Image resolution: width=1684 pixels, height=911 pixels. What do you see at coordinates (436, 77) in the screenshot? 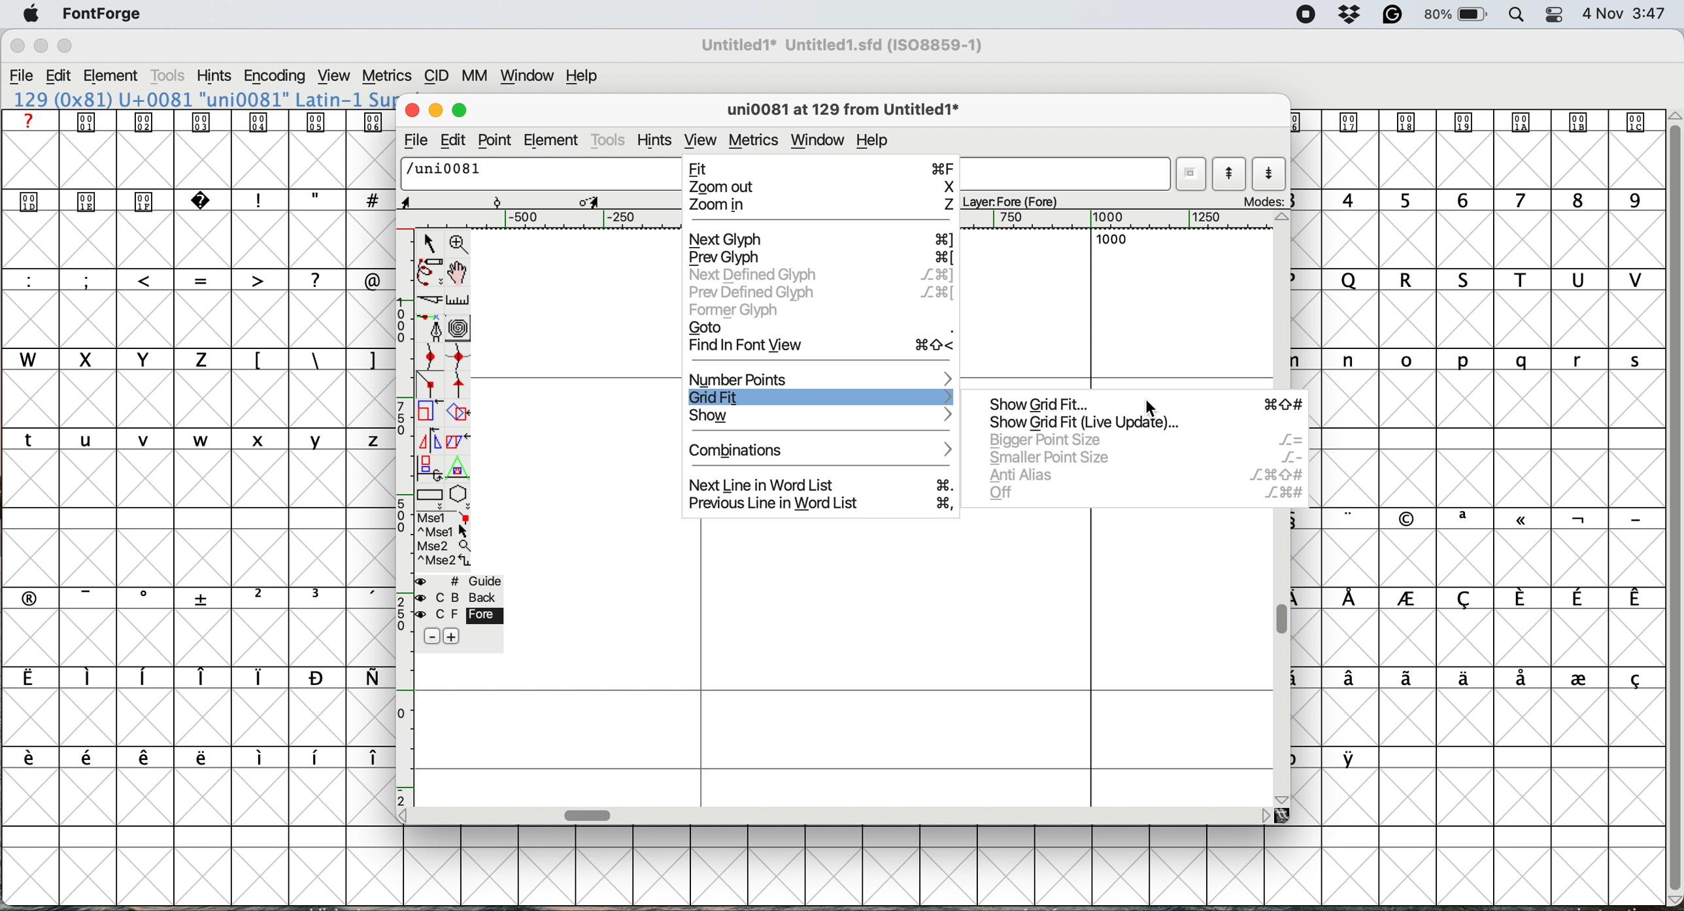
I see `CID` at bounding box center [436, 77].